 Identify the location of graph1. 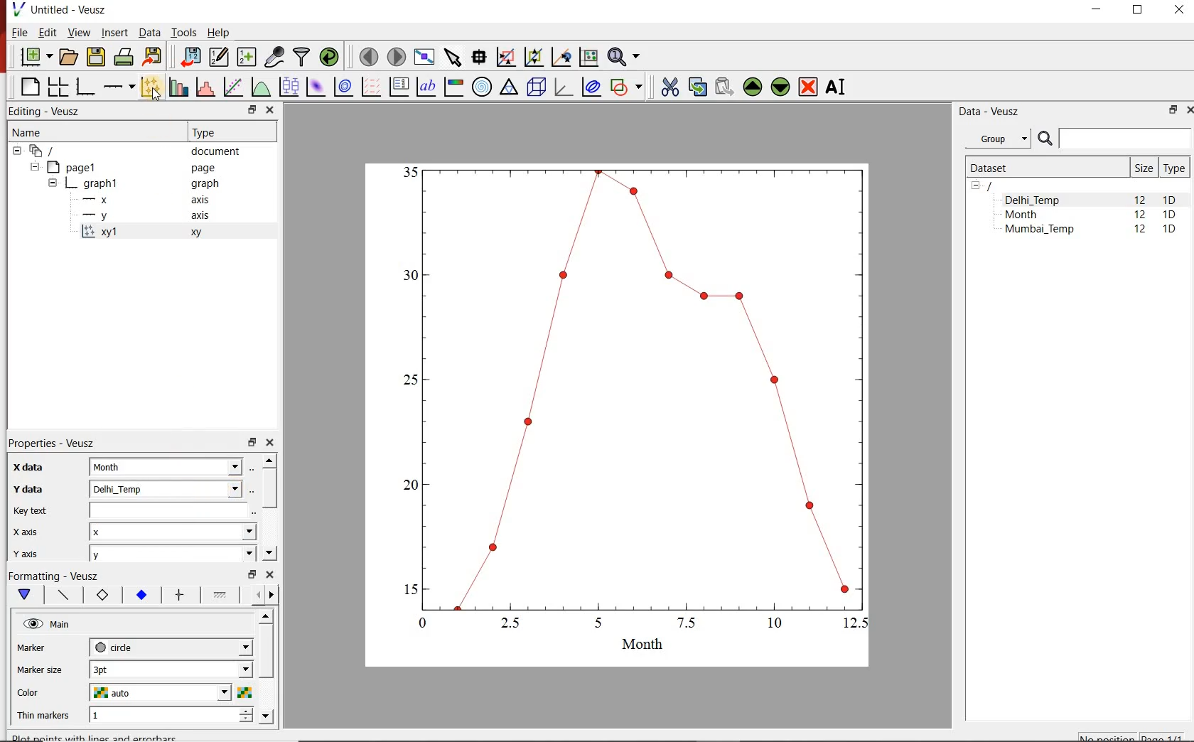
(135, 183).